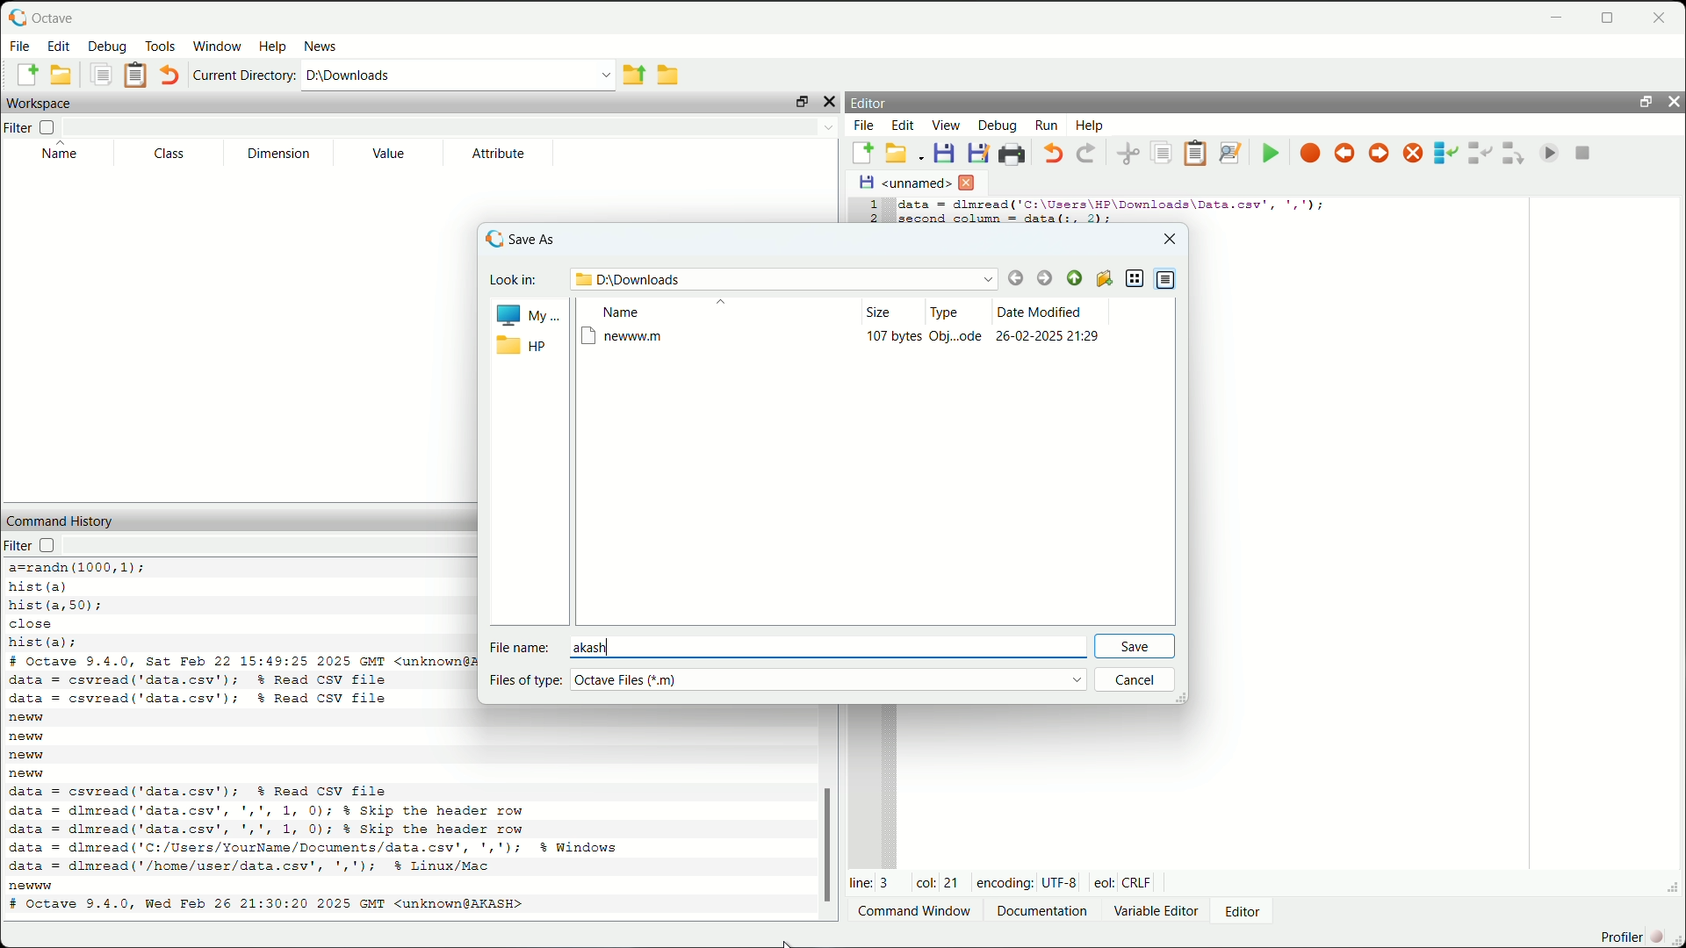 The image size is (1686, 948). What do you see at coordinates (1254, 911) in the screenshot?
I see `editor` at bounding box center [1254, 911].